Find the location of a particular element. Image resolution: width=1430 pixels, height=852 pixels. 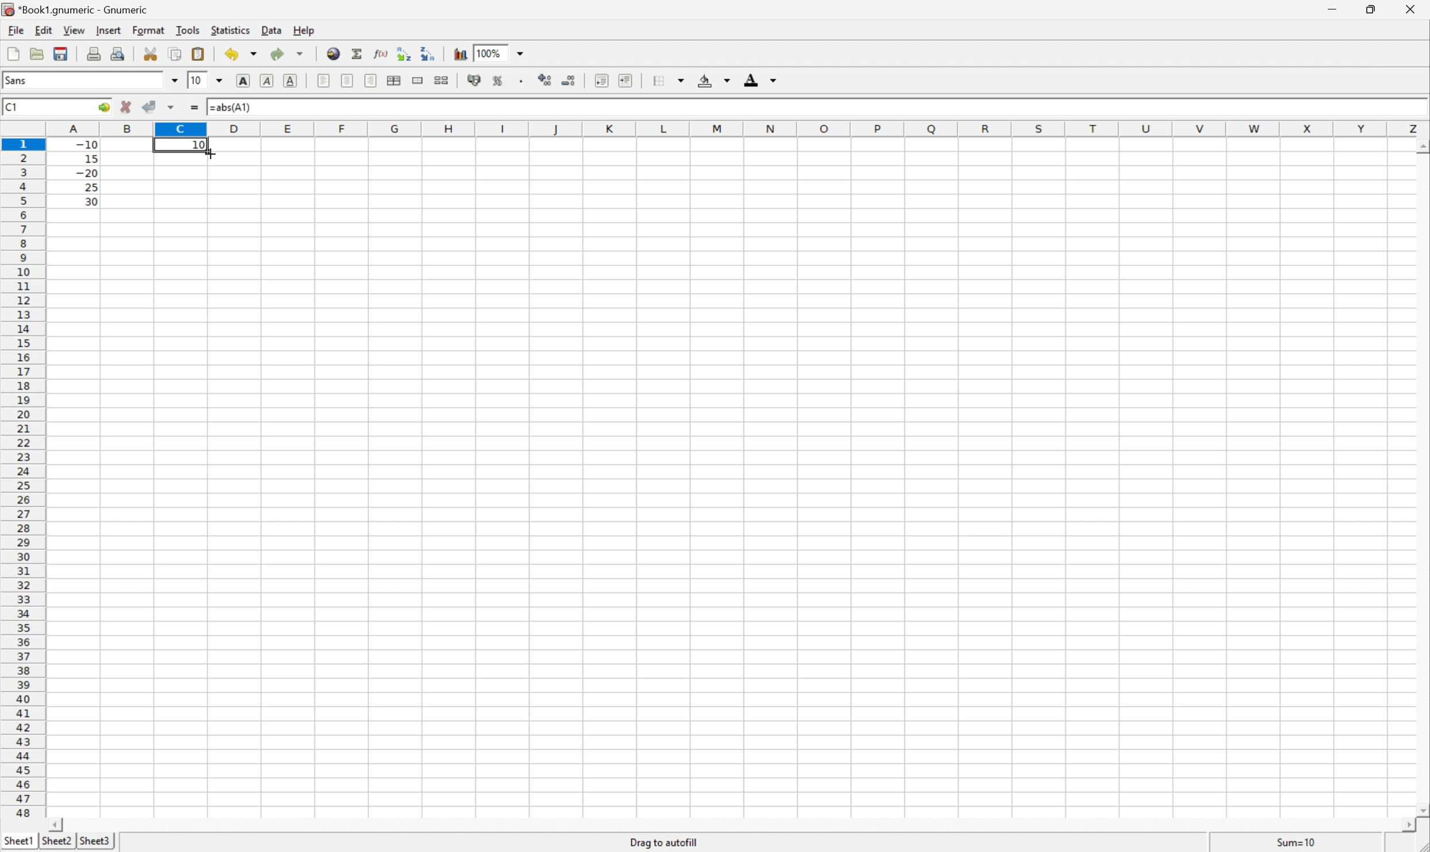

Format the selection as percentage is located at coordinates (499, 83).